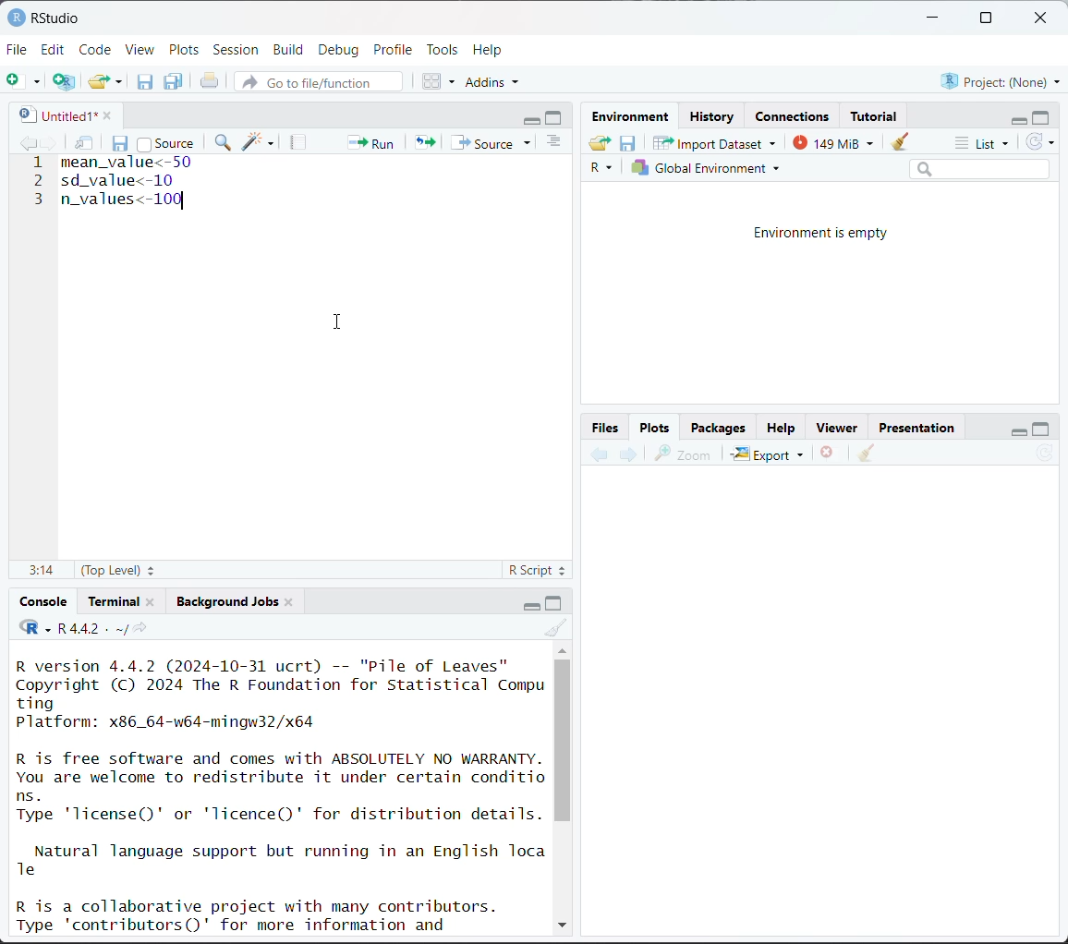 The height and width of the screenshot is (944, 1068). Describe the element at coordinates (185, 49) in the screenshot. I see `Plots` at that location.